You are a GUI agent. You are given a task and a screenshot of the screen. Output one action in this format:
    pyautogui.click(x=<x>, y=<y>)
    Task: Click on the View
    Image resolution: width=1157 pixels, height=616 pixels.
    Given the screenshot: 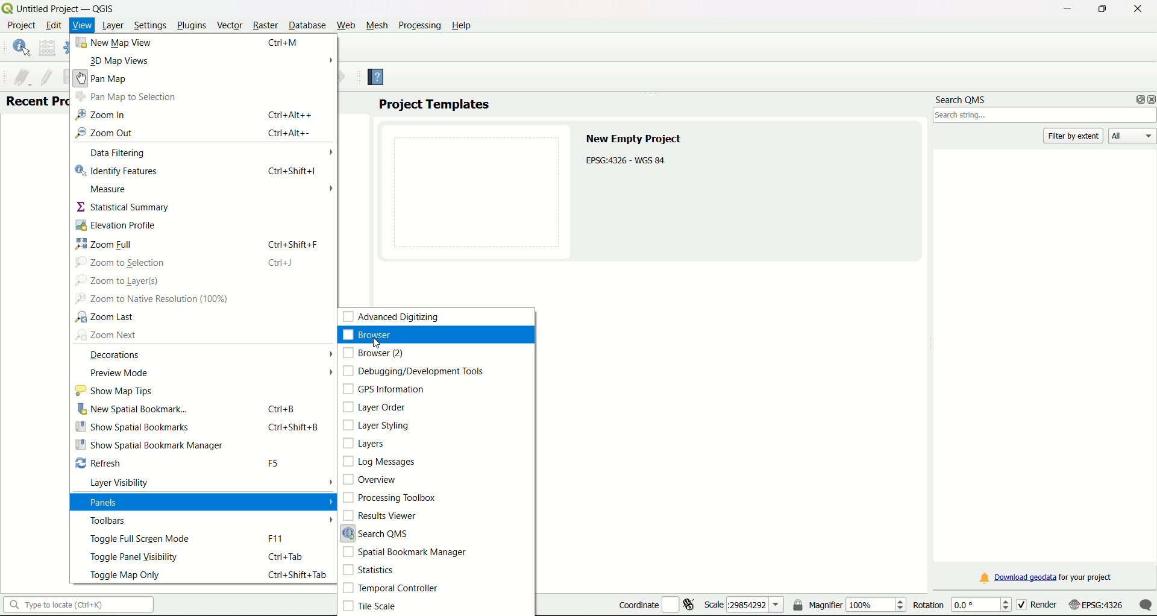 What is the action you would take?
    pyautogui.click(x=81, y=26)
    